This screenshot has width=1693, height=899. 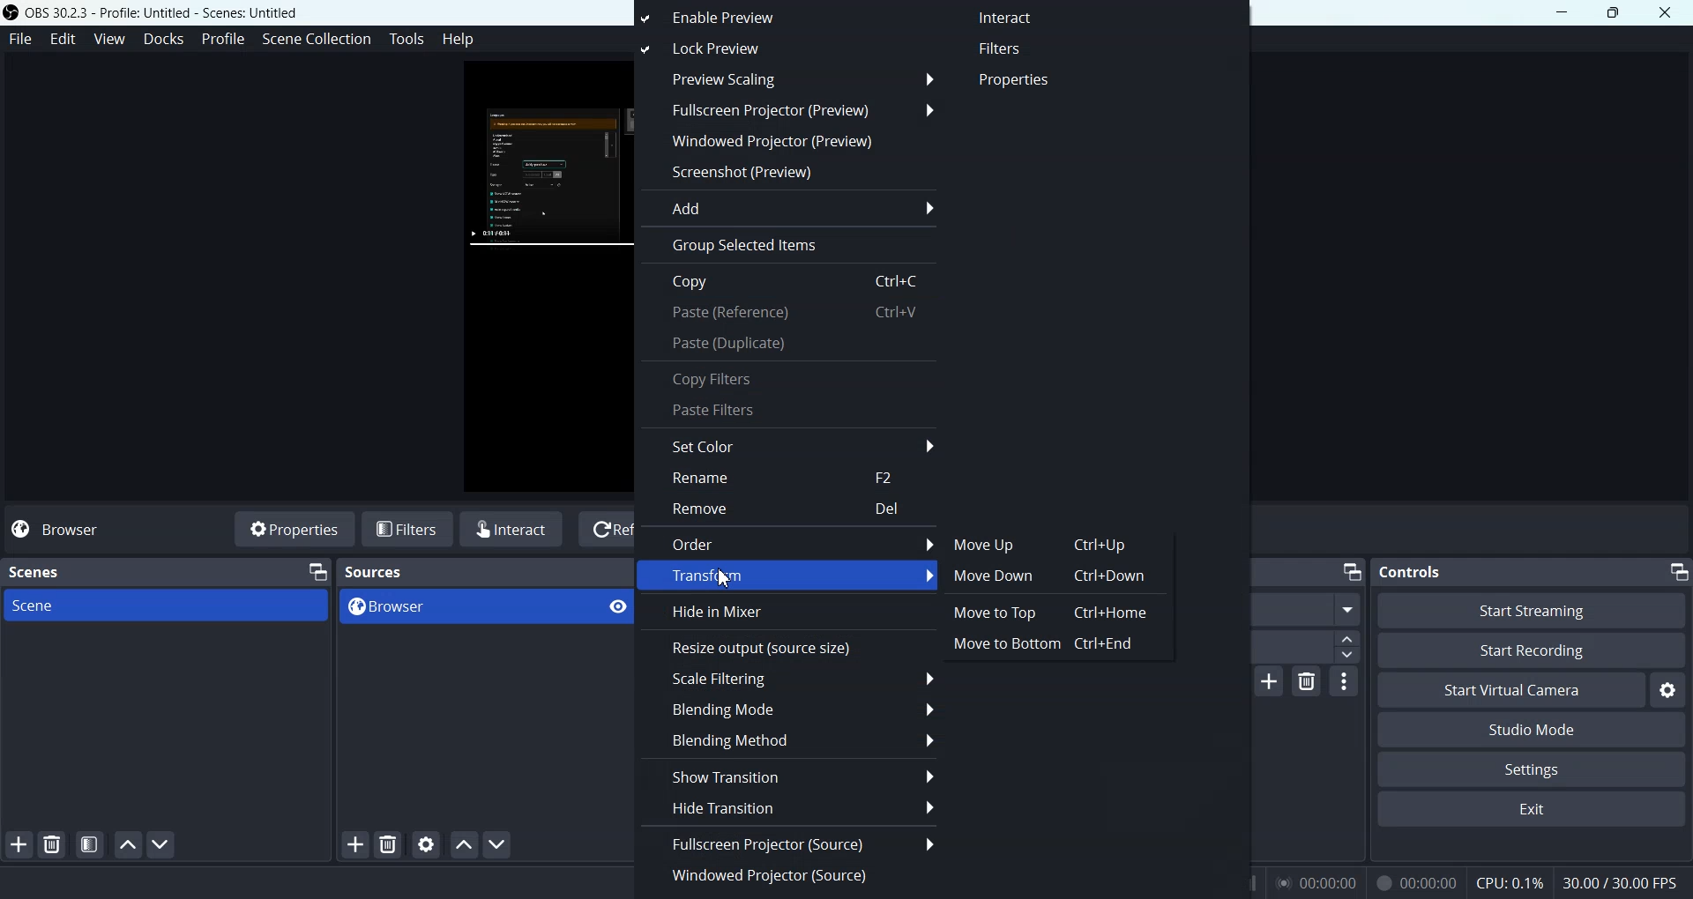 I want to click on Move Scene Down, so click(x=500, y=845).